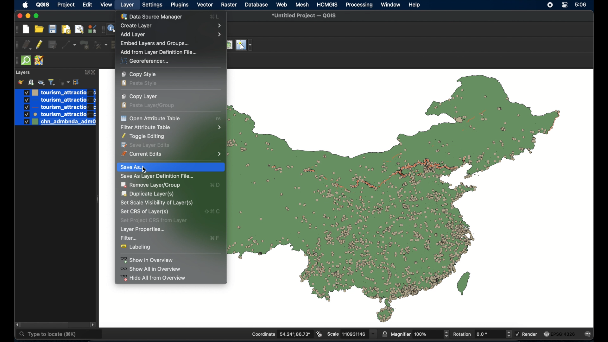  What do you see at coordinates (130, 238) in the screenshot?
I see `filter` at bounding box center [130, 238].